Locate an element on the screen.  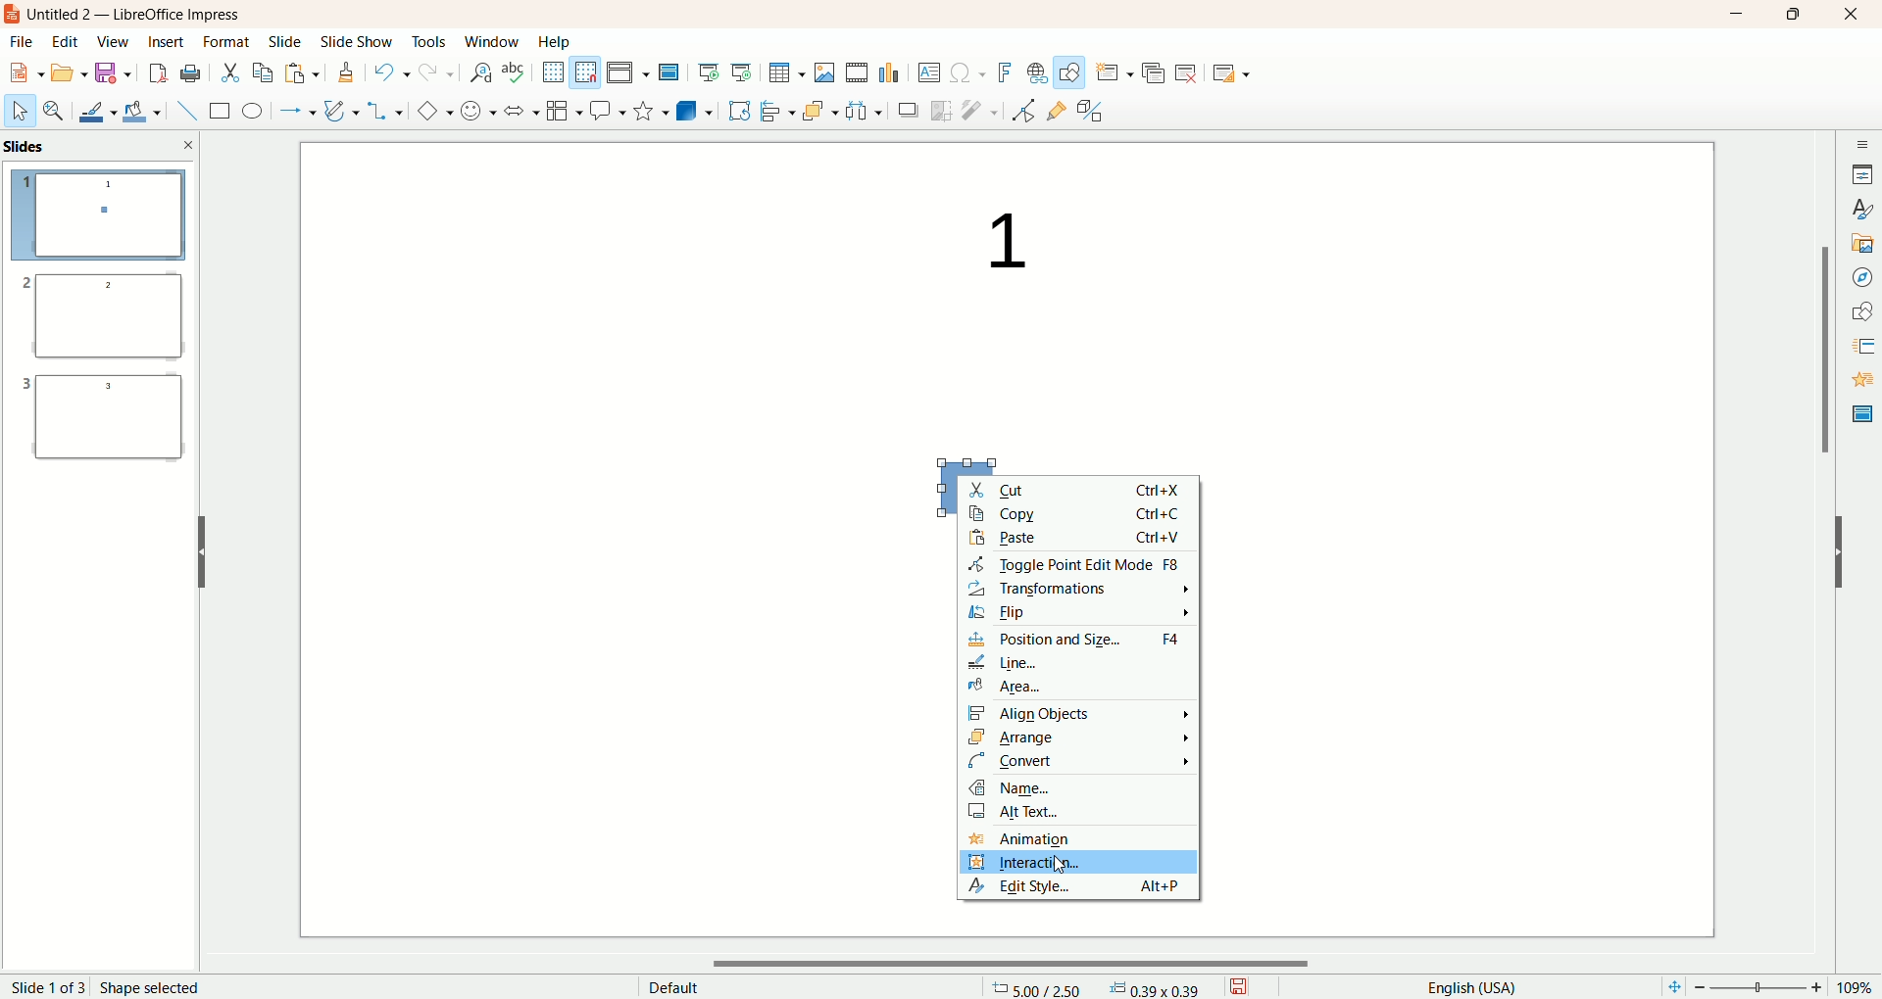
fontwork text is located at coordinates (1002, 71).